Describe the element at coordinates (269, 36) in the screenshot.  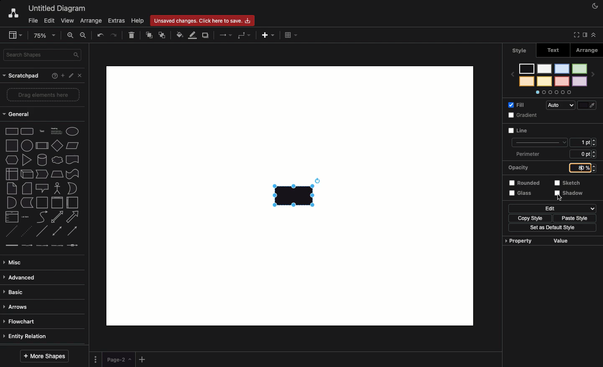
I see `Add` at that location.